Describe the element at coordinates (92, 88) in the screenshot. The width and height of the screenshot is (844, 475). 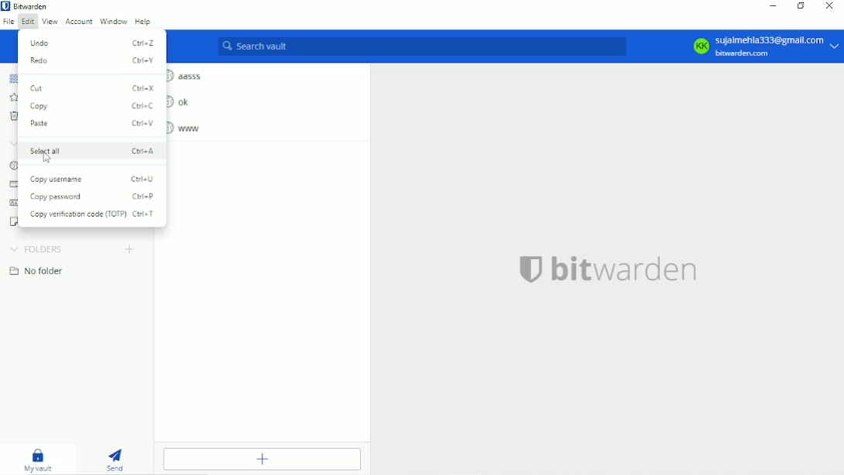
I see `Cut` at that location.